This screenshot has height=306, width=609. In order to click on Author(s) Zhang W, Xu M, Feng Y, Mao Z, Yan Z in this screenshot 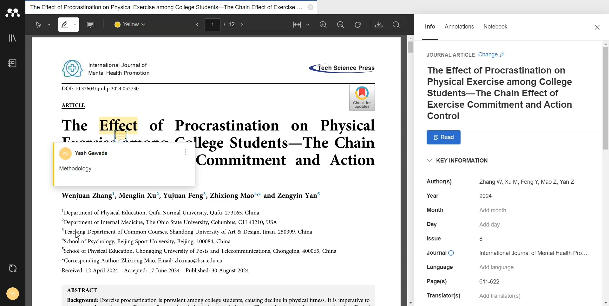, I will do `click(497, 182)`.